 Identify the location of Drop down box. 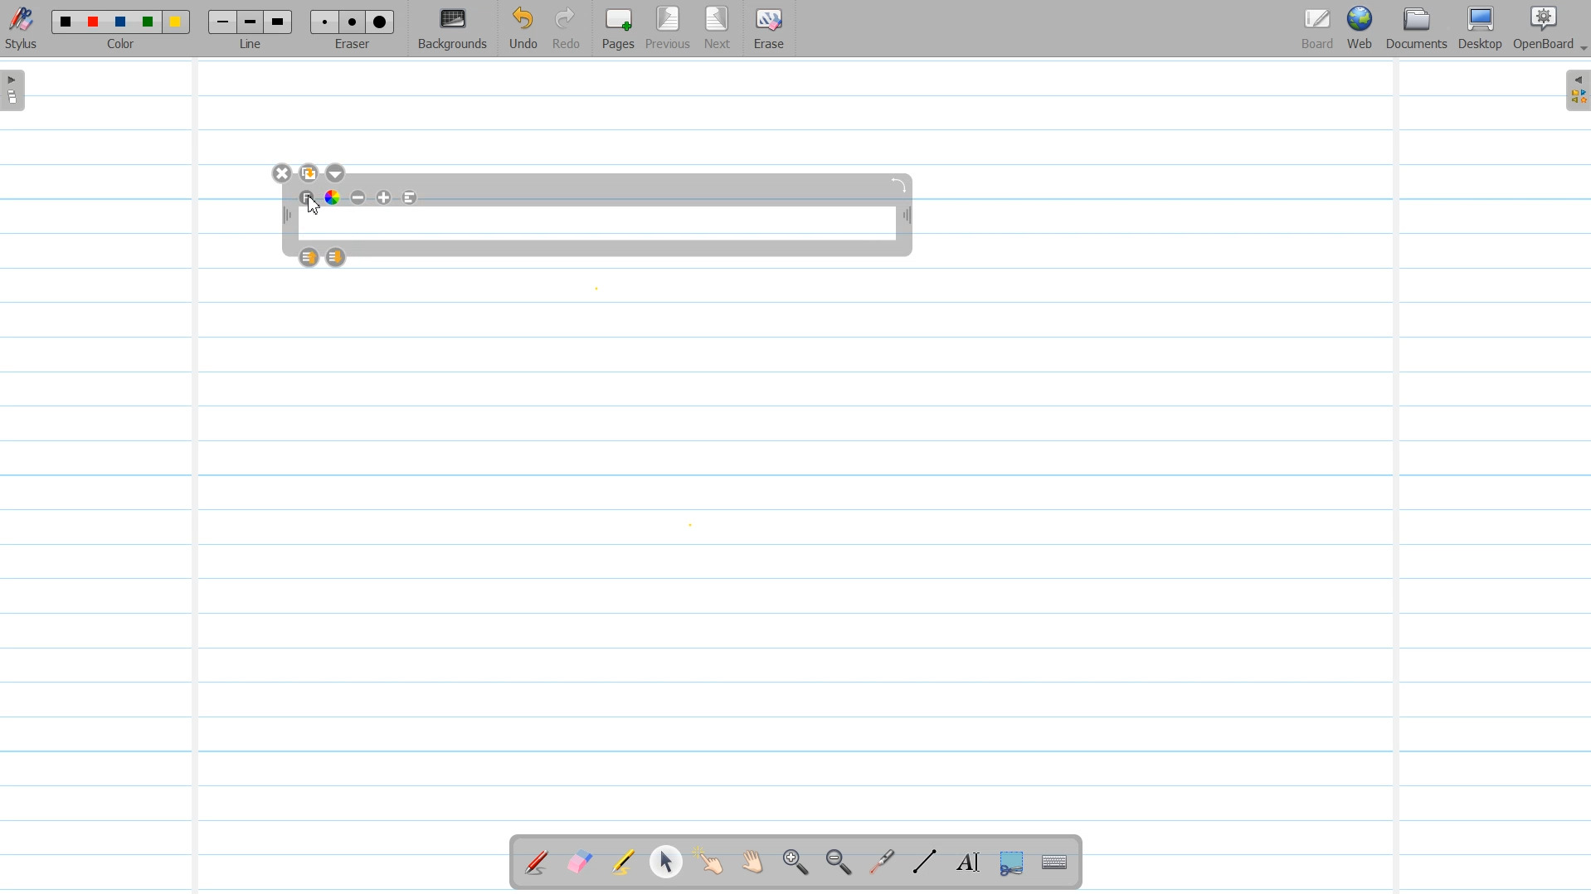
(338, 173).